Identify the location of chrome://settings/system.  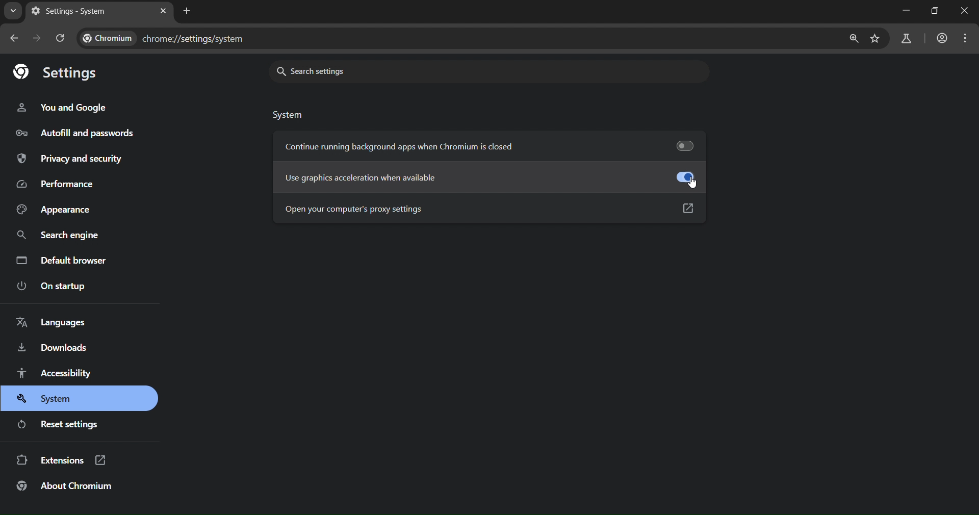
(182, 38).